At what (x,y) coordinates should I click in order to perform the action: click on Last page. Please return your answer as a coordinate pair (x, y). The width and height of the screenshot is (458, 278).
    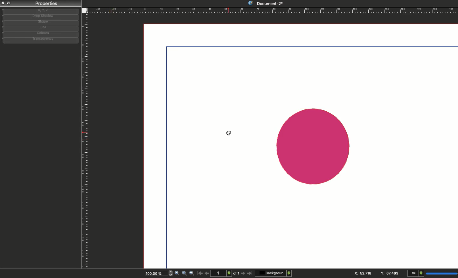
    Looking at the image, I should click on (250, 274).